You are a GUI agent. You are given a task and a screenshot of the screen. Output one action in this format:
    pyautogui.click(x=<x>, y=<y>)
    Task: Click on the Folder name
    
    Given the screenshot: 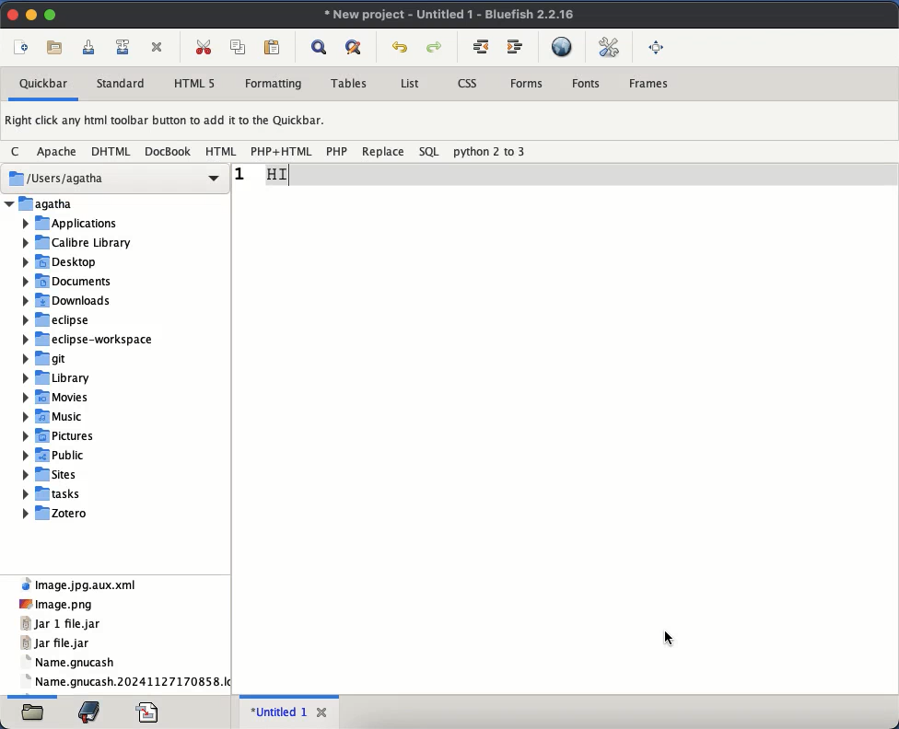 What is the action you would take?
    pyautogui.click(x=64, y=203)
    